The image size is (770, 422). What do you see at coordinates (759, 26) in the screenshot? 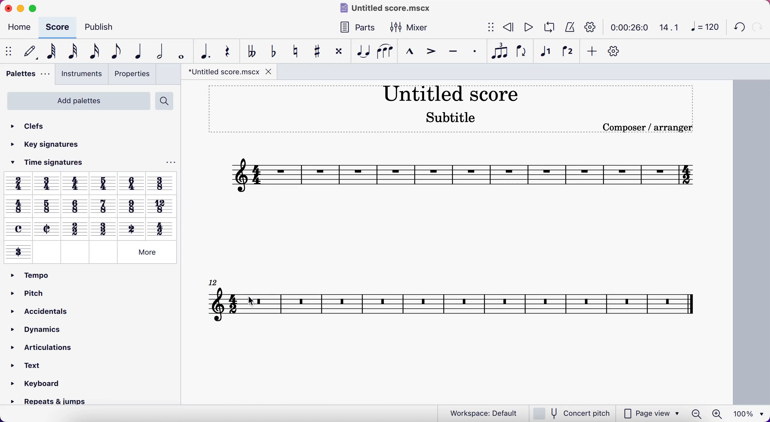
I see `redo` at bounding box center [759, 26].